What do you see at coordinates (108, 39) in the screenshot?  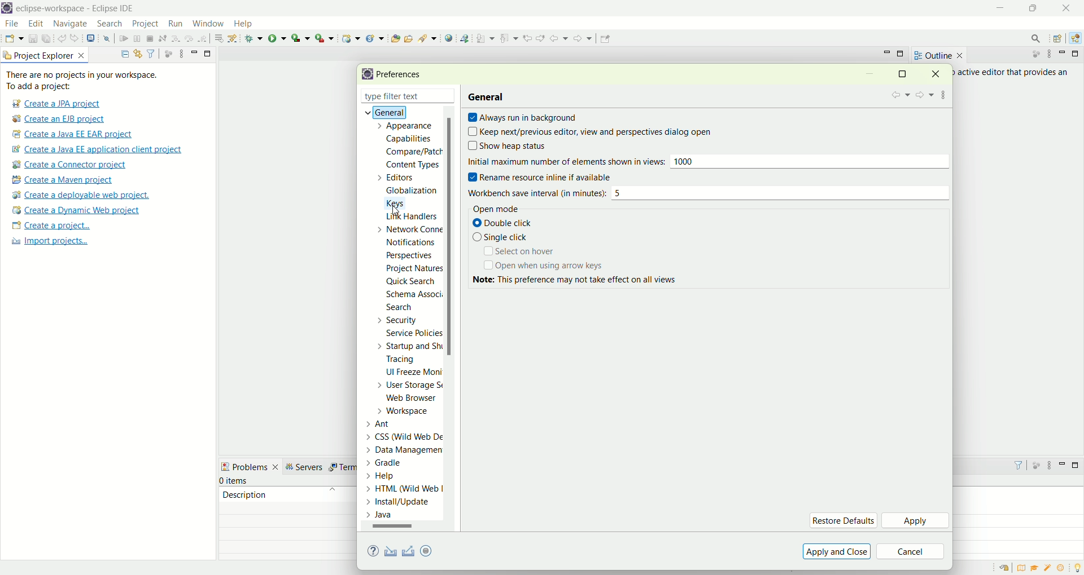 I see `skip all breakpoints` at bounding box center [108, 39].